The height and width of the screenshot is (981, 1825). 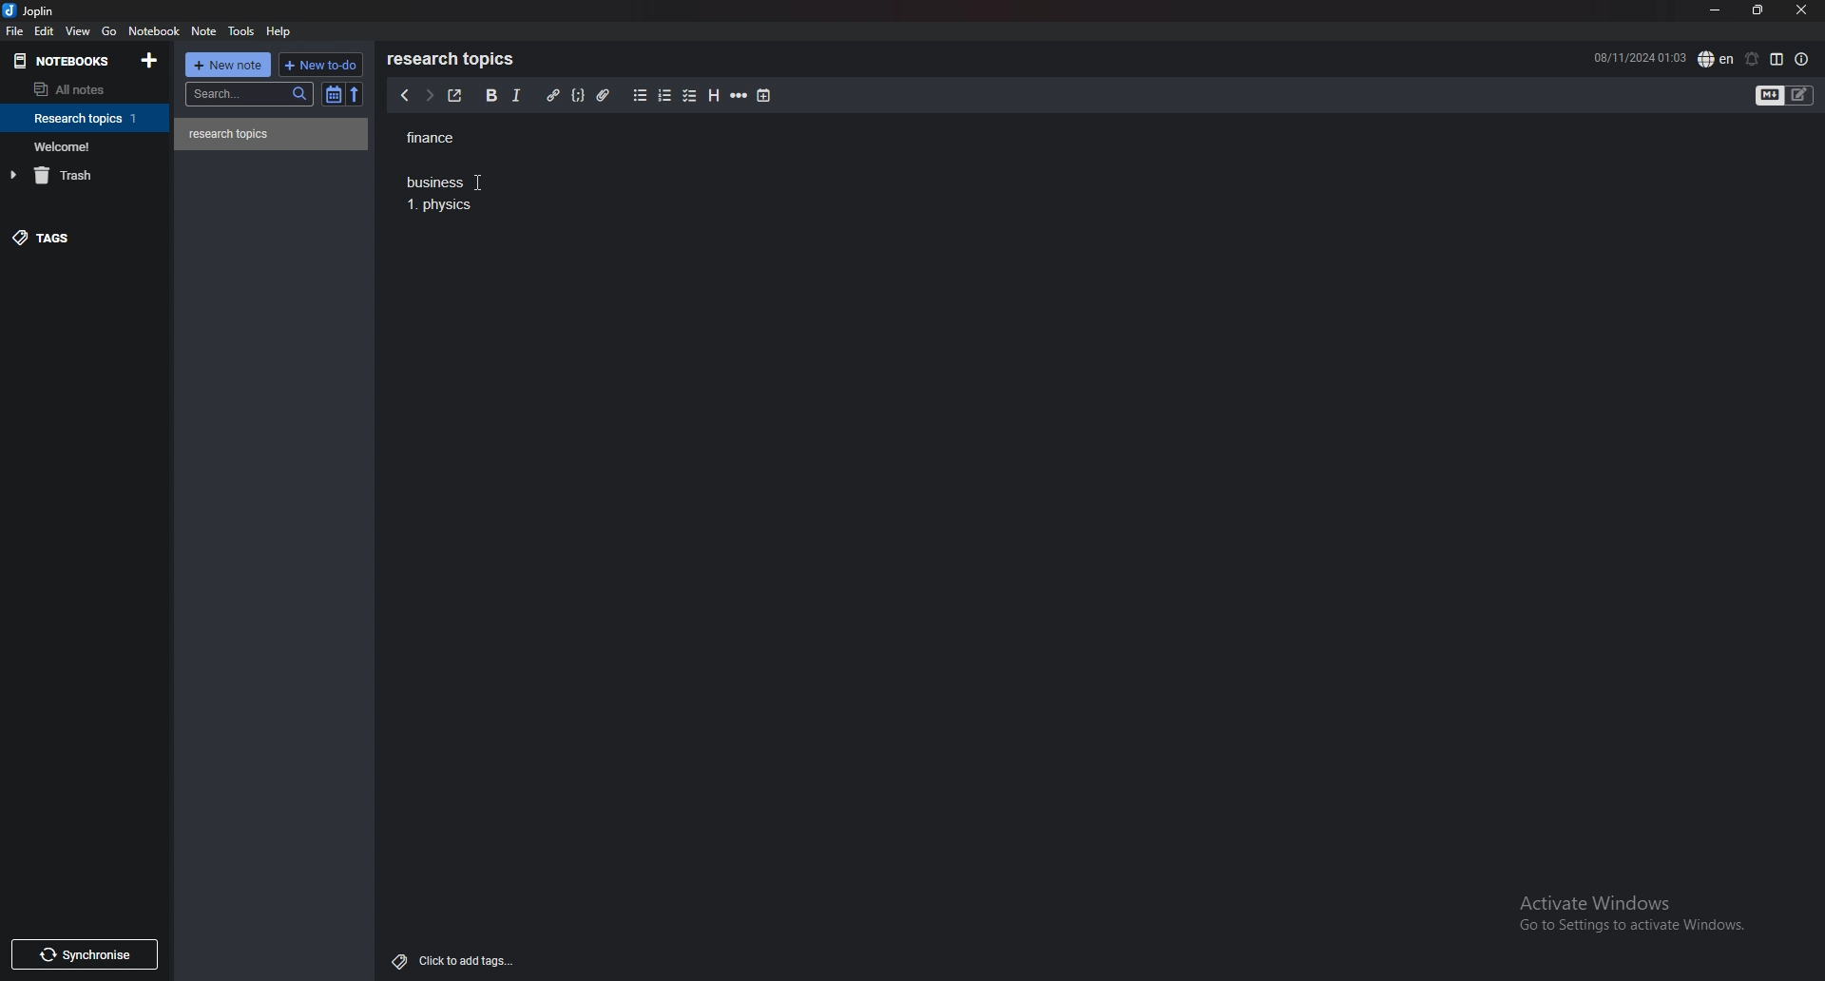 I want to click on horizontal rule, so click(x=740, y=96).